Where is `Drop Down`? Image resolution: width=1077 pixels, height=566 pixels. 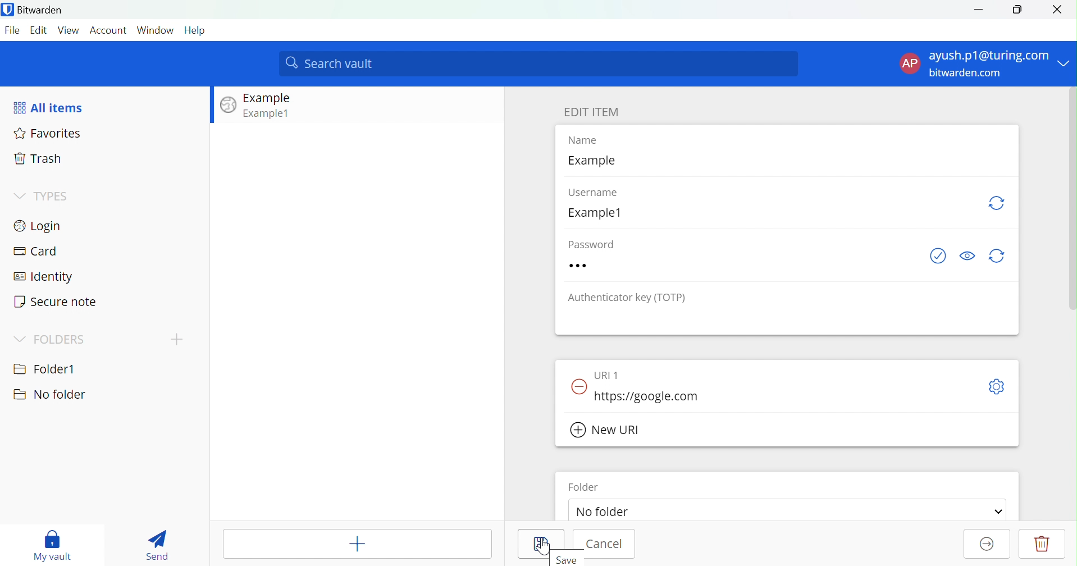
Drop Down is located at coordinates (1066, 60).